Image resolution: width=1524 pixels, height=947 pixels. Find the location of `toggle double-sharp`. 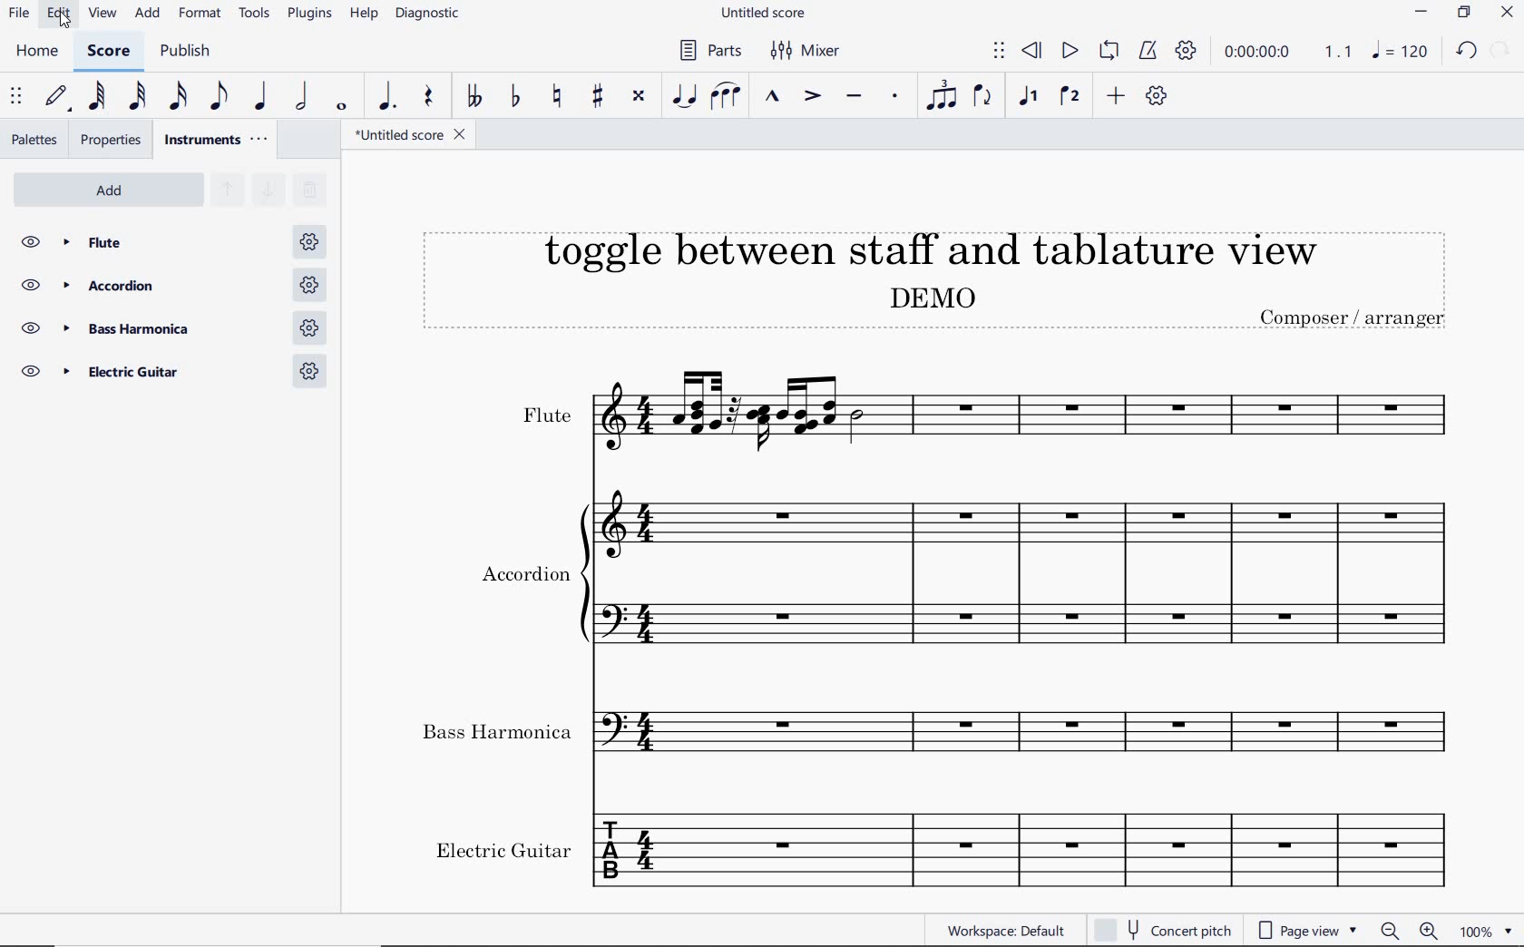

toggle double-sharp is located at coordinates (640, 97).